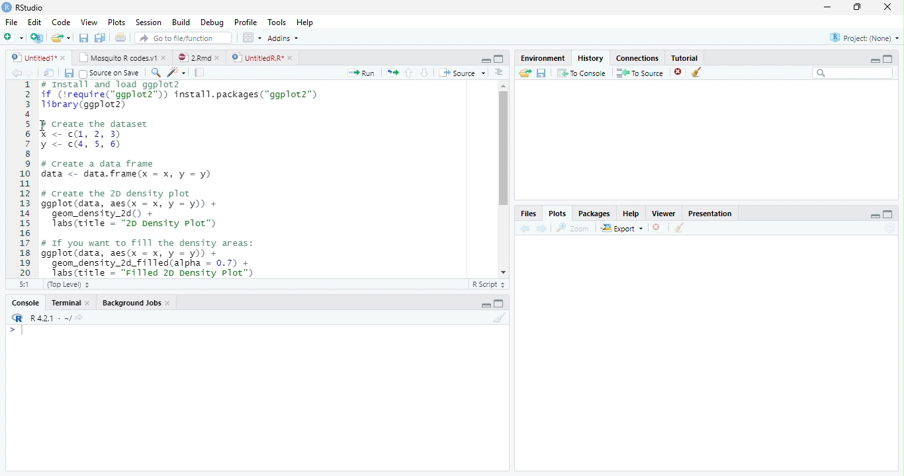 This screenshot has width=904, height=476. I want to click on Source, so click(462, 73).